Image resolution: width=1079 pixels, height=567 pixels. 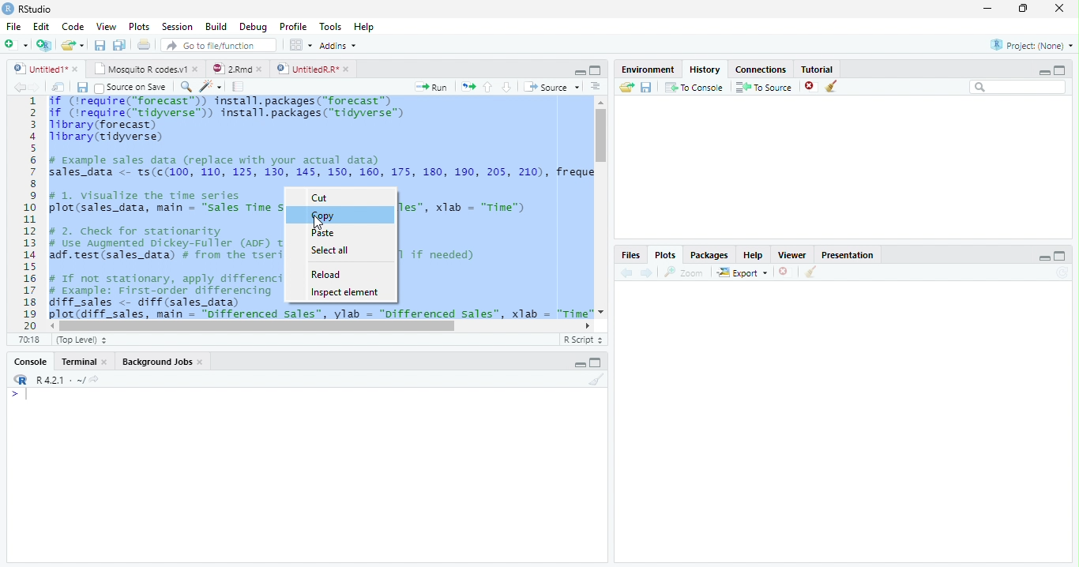 What do you see at coordinates (1060, 257) in the screenshot?
I see `Maximize` at bounding box center [1060, 257].